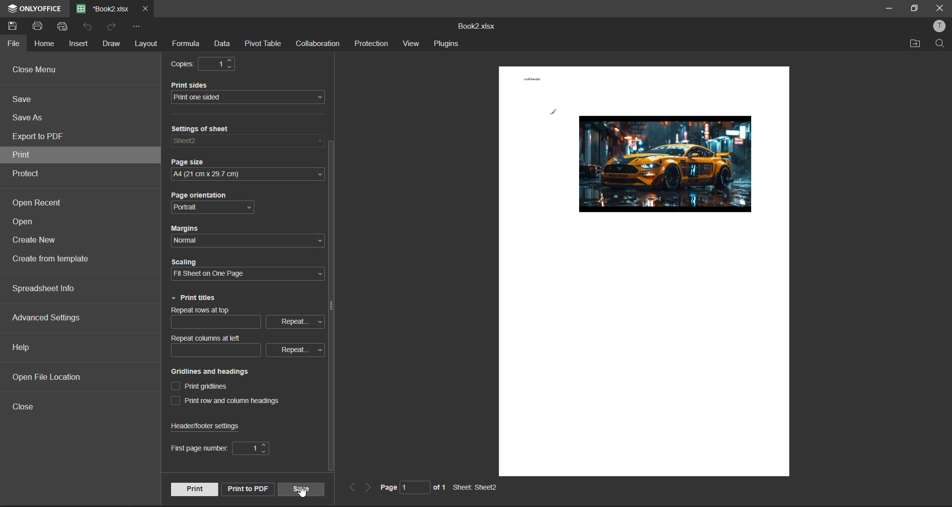  Describe the element at coordinates (13, 44) in the screenshot. I see `file` at that location.